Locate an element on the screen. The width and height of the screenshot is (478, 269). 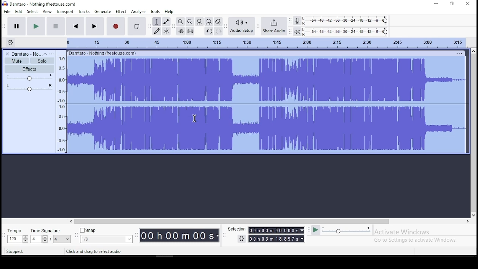
file is located at coordinates (7, 11).